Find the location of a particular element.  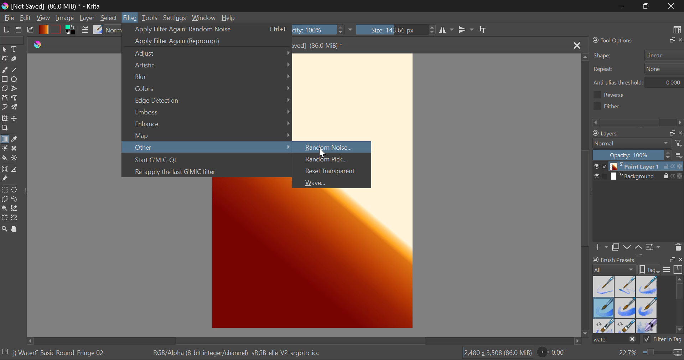

Fill is located at coordinates (5, 158).